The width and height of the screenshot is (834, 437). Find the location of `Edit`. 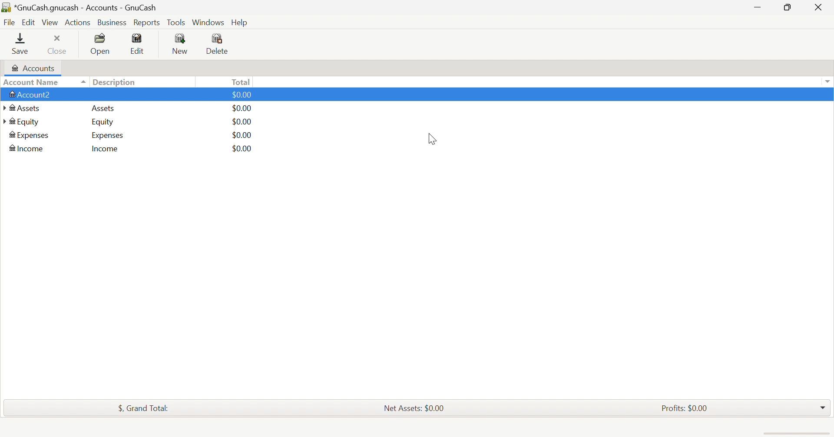

Edit is located at coordinates (28, 22).